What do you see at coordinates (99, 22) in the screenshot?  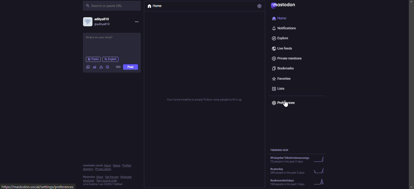 I see `account` at bounding box center [99, 22].